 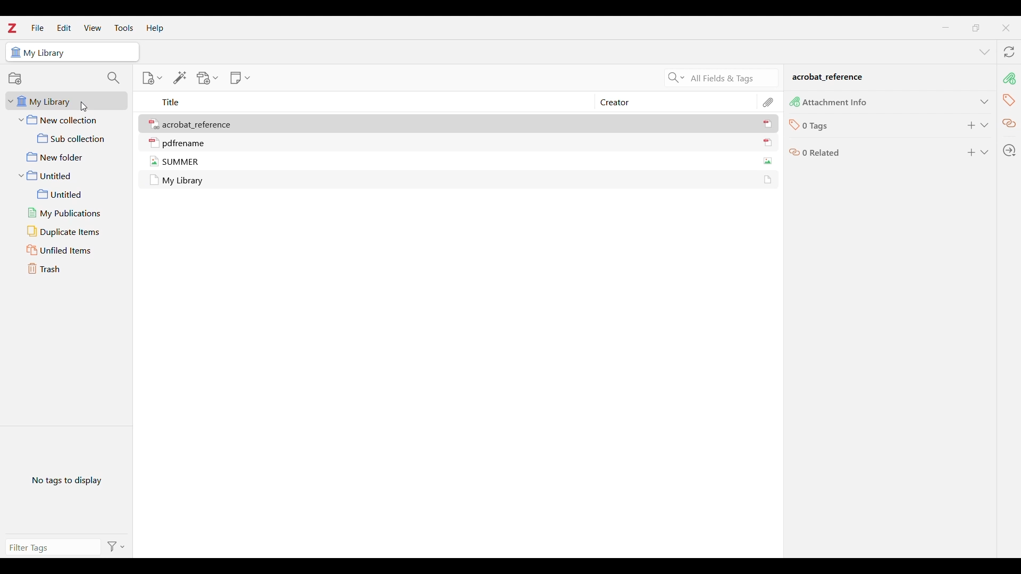 I want to click on Trash folder, so click(x=69, y=268).